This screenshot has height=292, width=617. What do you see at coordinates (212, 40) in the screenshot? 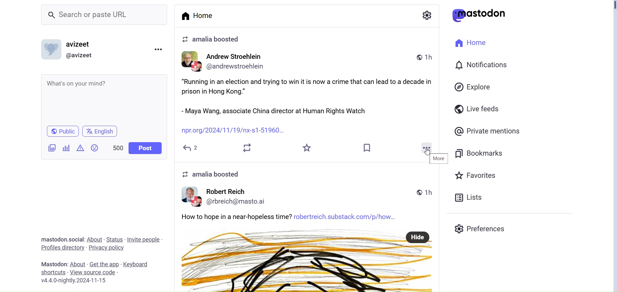
I see `Text` at bounding box center [212, 40].